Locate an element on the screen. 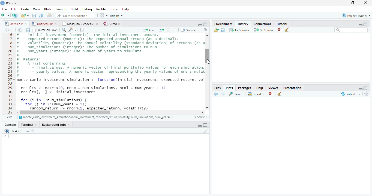 The height and width of the screenshot is (196, 372). Session is located at coordinates (61, 9).